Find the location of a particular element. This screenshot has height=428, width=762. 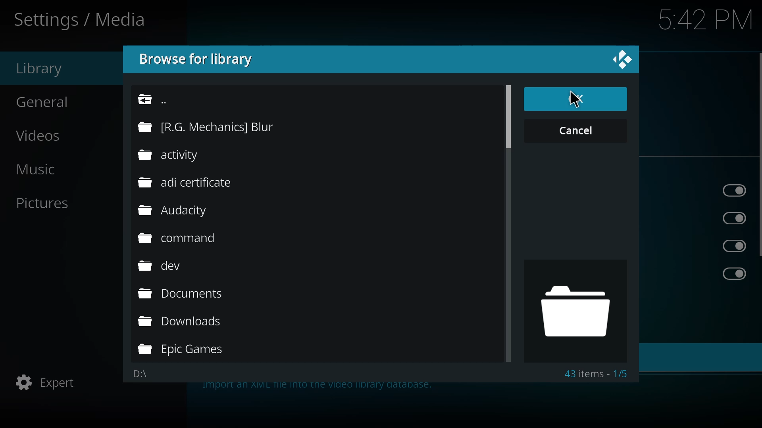

43 is located at coordinates (596, 374).